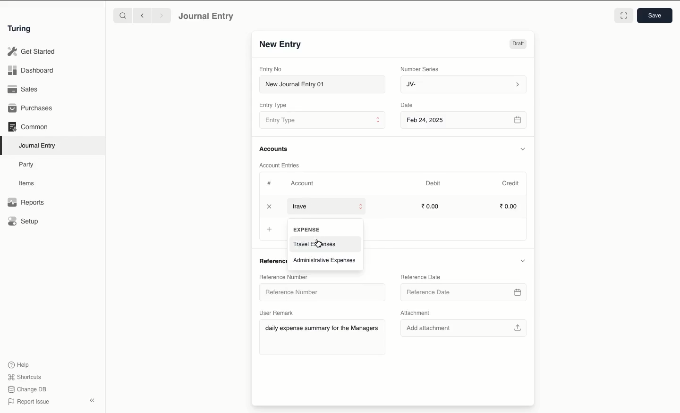 The width and height of the screenshot is (680, 413). What do you see at coordinates (433, 183) in the screenshot?
I see `Debit` at bounding box center [433, 183].